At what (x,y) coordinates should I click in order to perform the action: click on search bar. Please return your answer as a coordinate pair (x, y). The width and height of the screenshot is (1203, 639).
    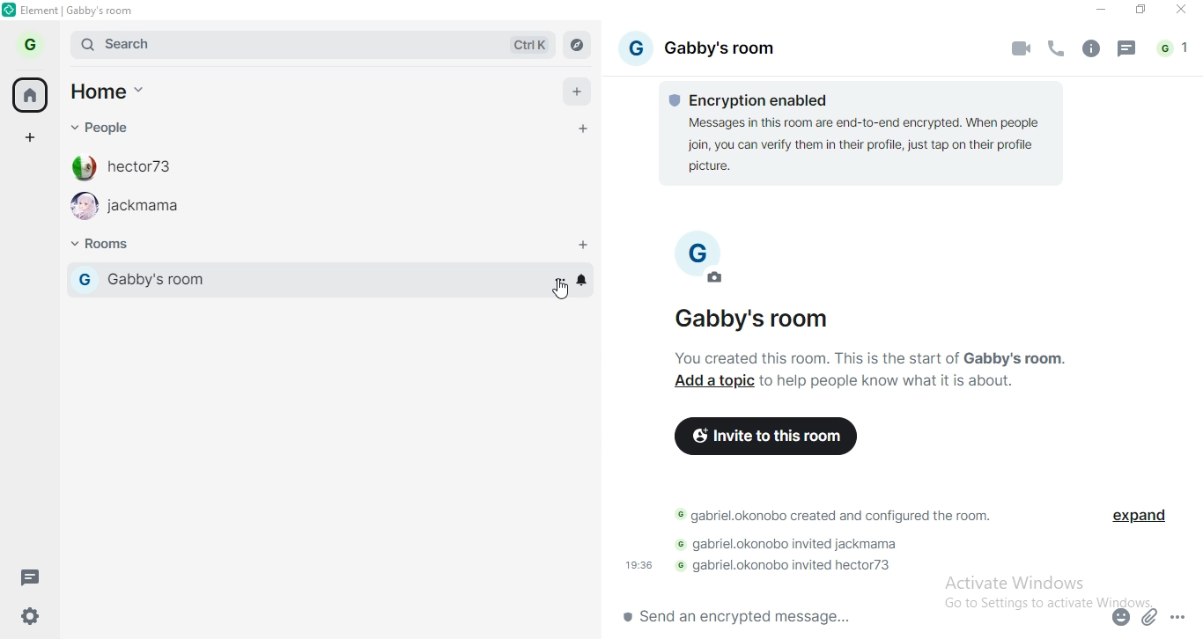
    Looking at the image, I should click on (225, 47).